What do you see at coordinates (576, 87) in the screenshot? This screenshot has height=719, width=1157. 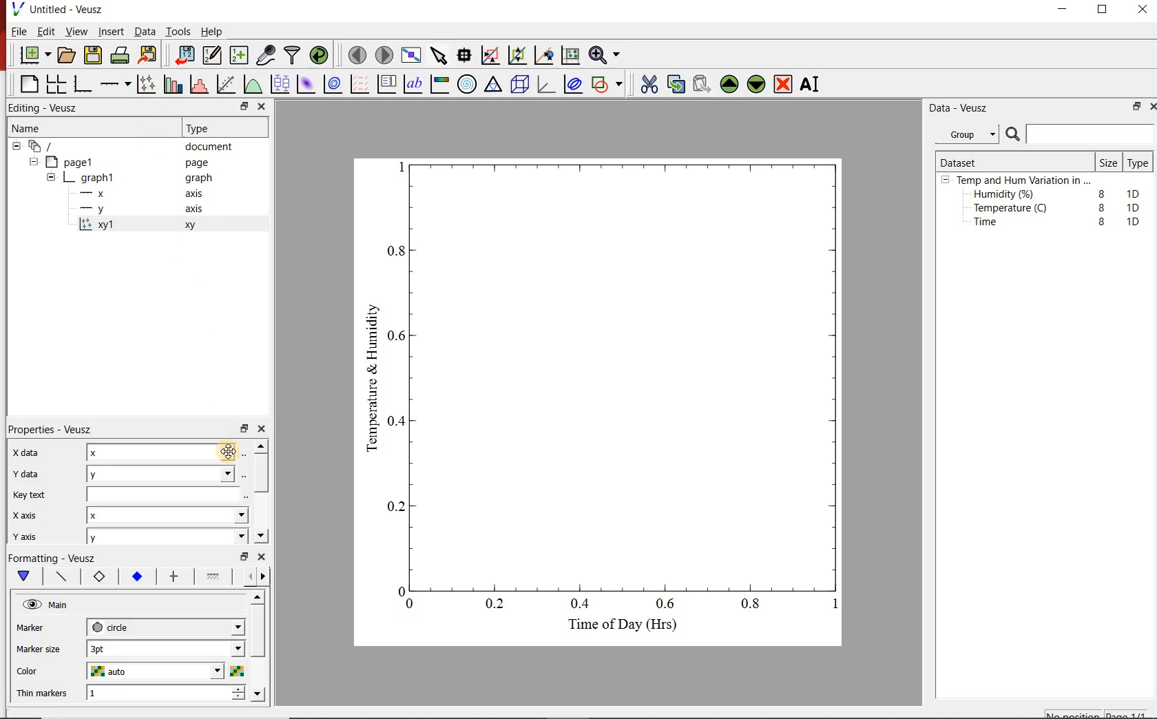 I see `plot covariance ellipses` at bounding box center [576, 87].